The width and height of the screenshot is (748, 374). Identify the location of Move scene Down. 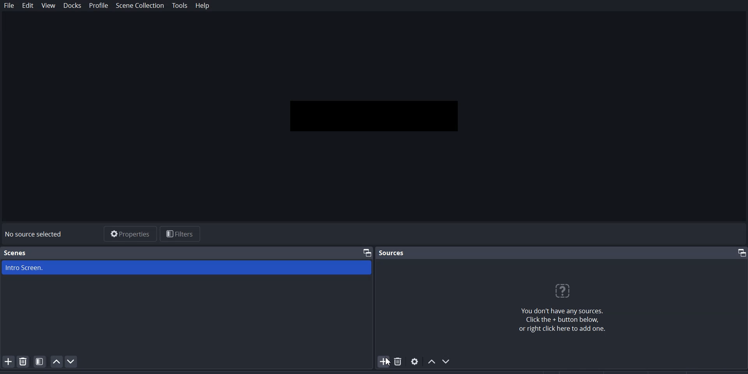
(71, 362).